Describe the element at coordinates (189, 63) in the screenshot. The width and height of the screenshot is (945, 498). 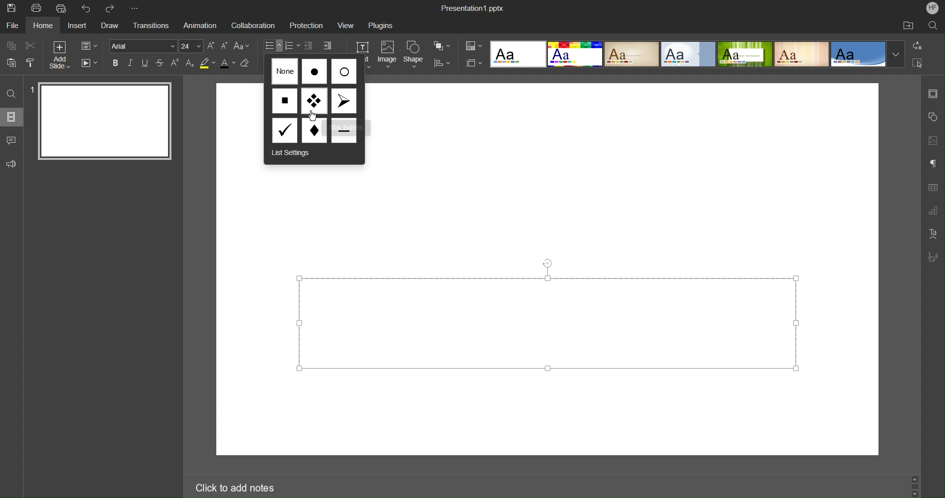
I see `Subscript` at that location.